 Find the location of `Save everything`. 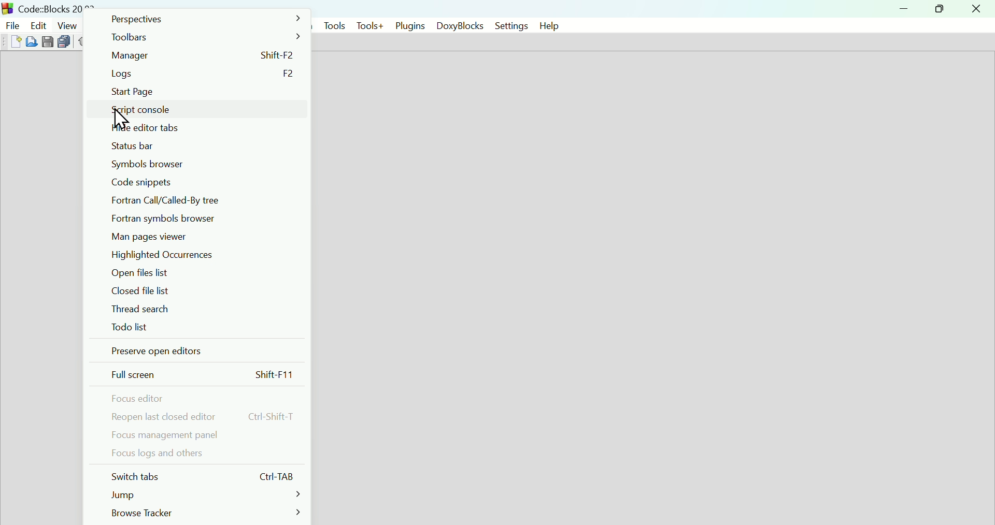

Save everything is located at coordinates (65, 42).